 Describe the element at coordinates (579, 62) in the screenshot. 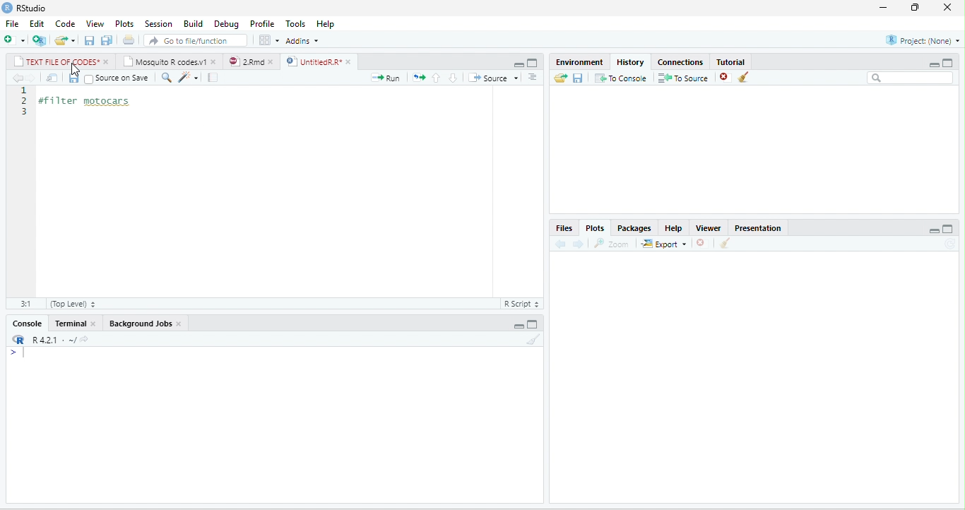

I see `Environment` at that location.